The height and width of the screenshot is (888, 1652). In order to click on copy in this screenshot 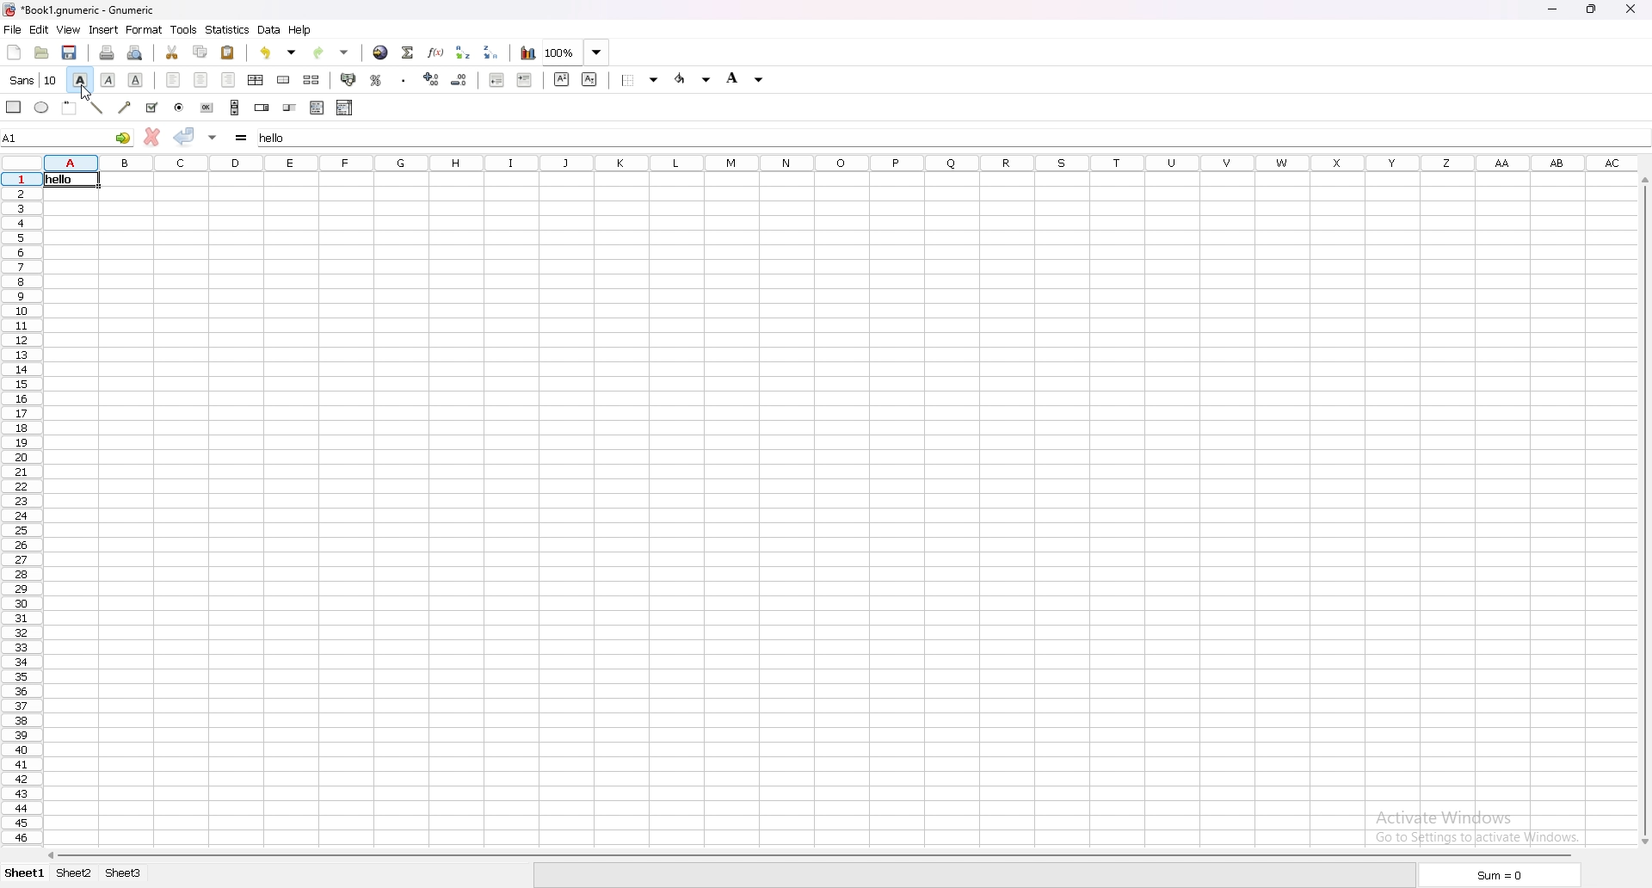, I will do `click(200, 52)`.